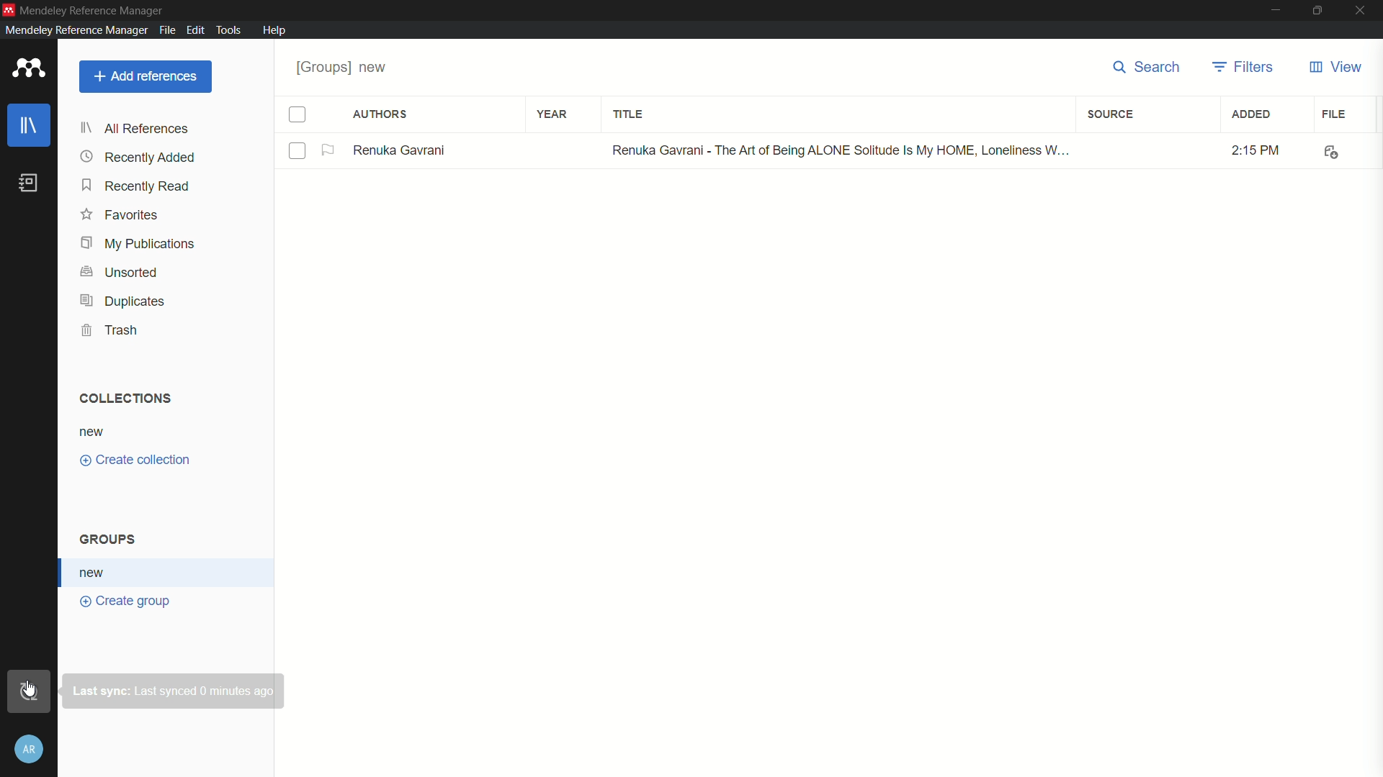 This screenshot has width=1383, height=777. What do you see at coordinates (194, 29) in the screenshot?
I see `edit menu` at bounding box center [194, 29].